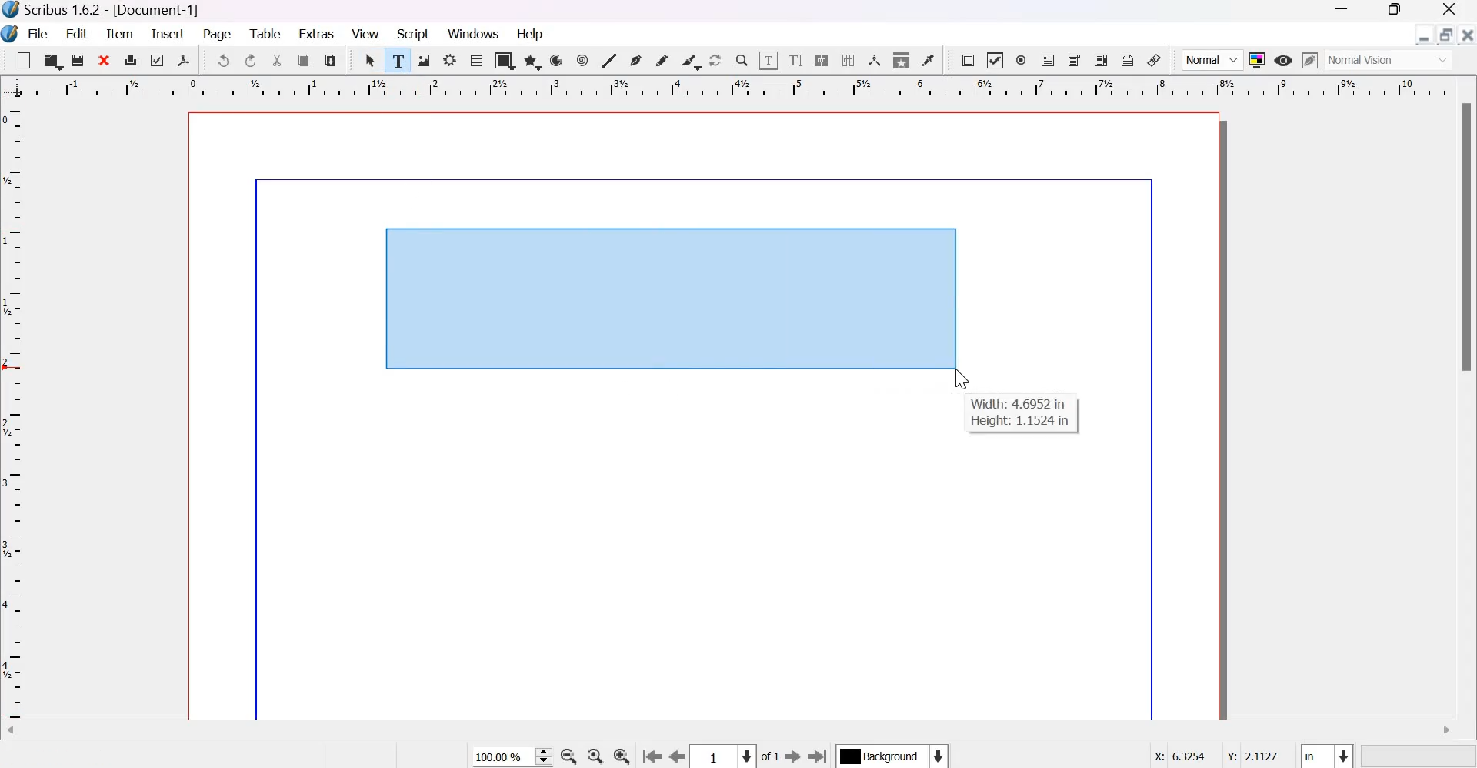 The width and height of the screenshot is (1477, 768). What do you see at coordinates (1425, 35) in the screenshot?
I see `minimize` at bounding box center [1425, 35].